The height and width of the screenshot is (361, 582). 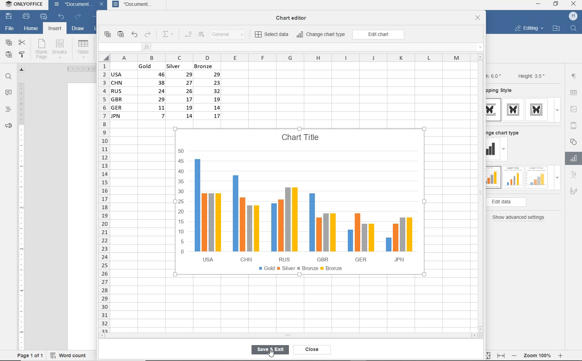 What do you see at coordinates (83, 49) in the screenshot?
I see `table` at bounding box center [83, 49].